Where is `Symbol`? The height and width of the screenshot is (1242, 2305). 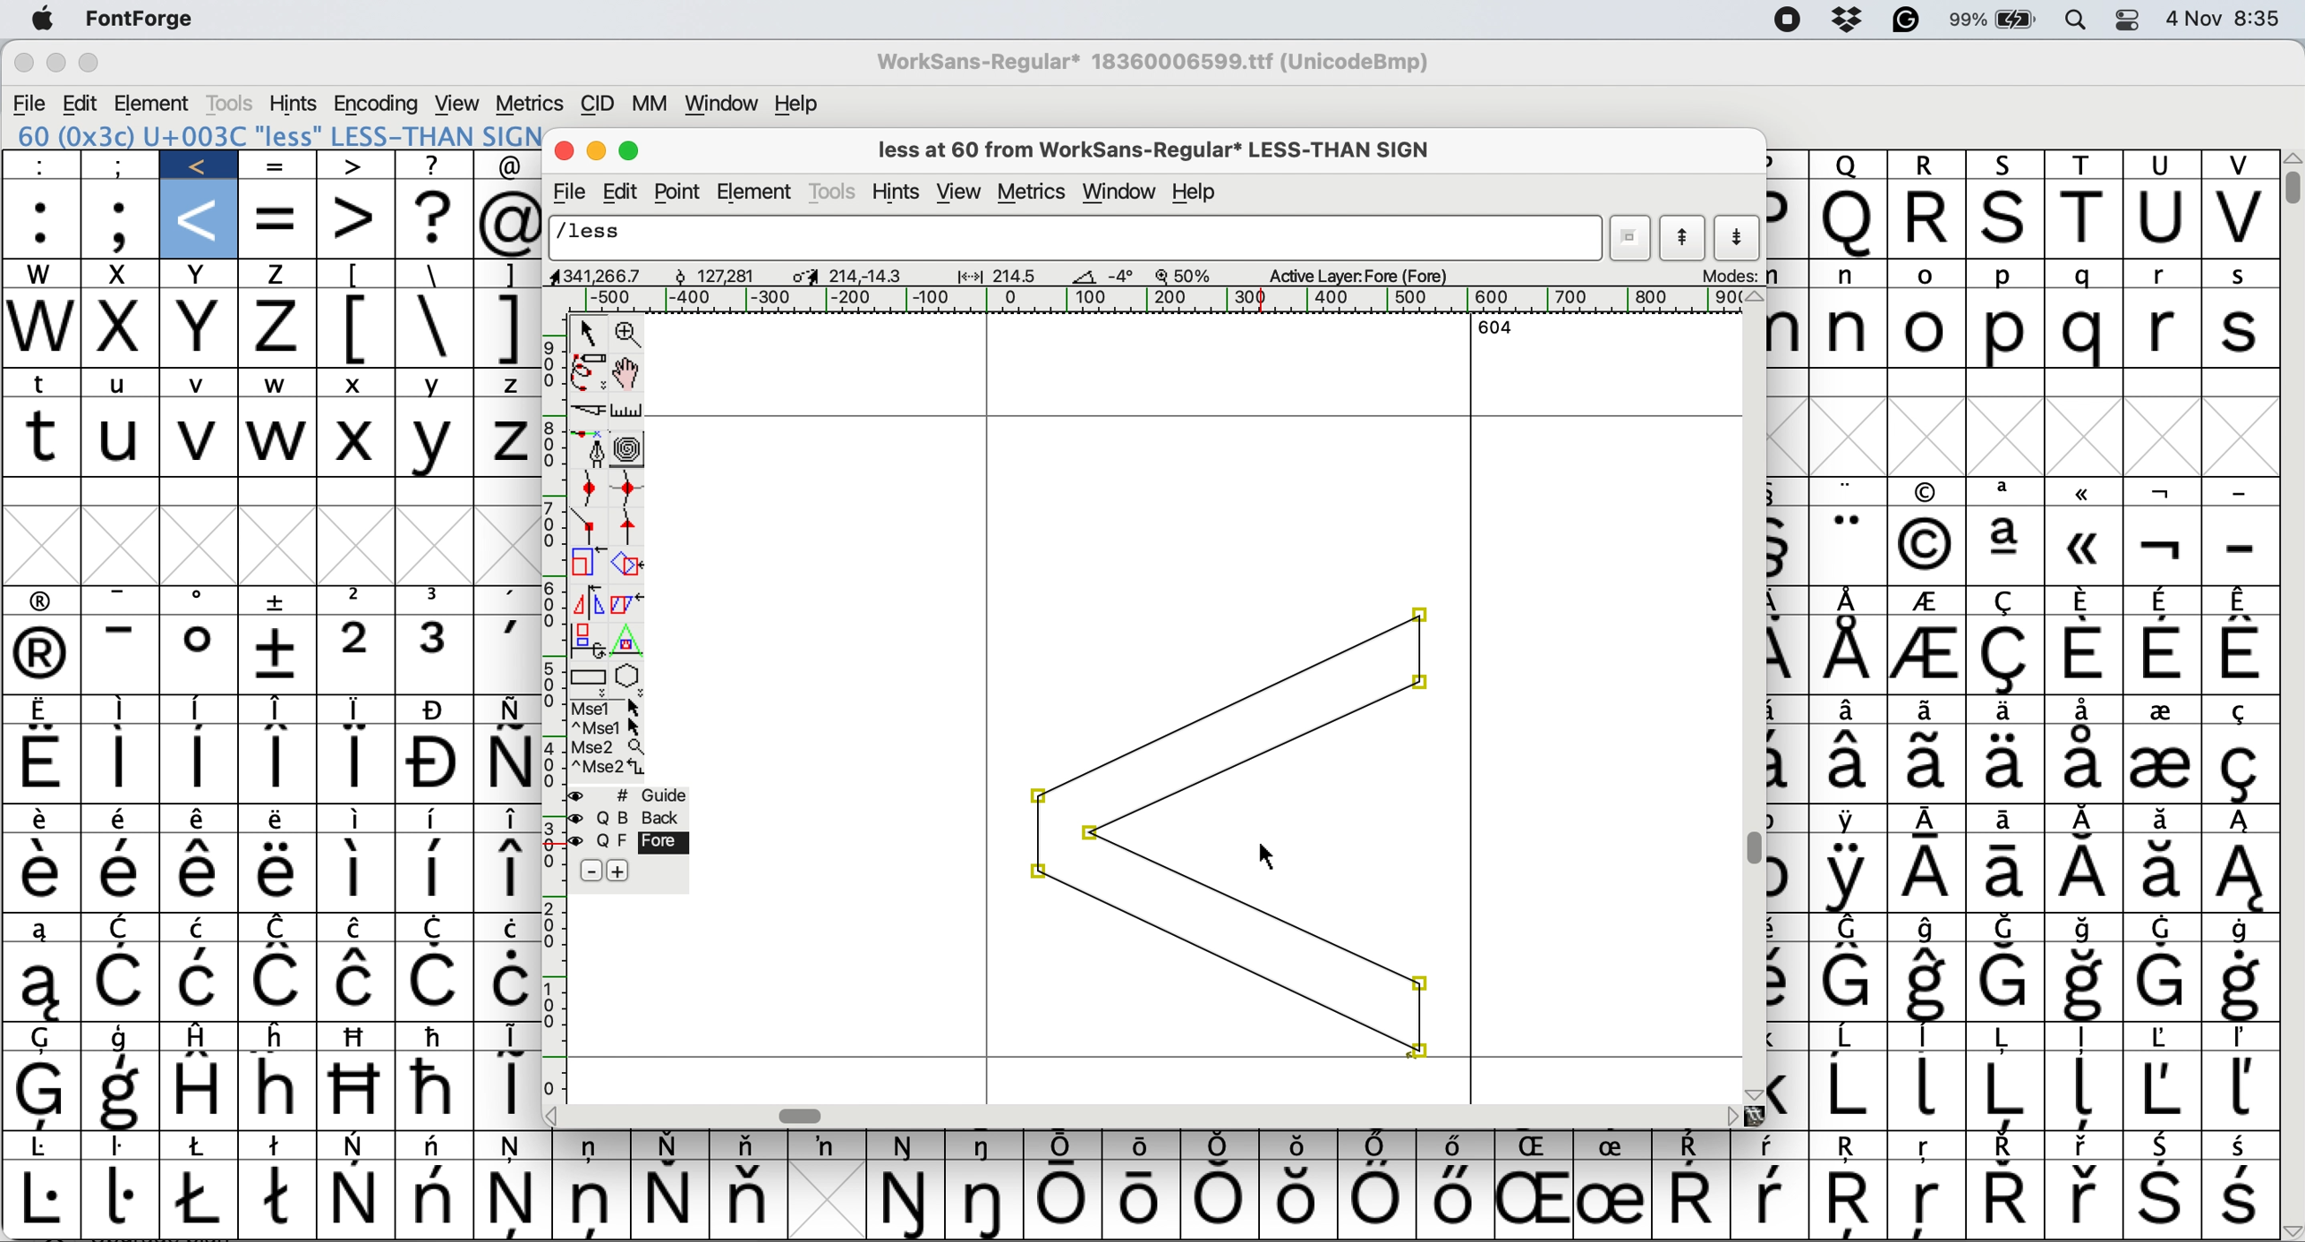
Symbol is located at coordinates (2012, 876).